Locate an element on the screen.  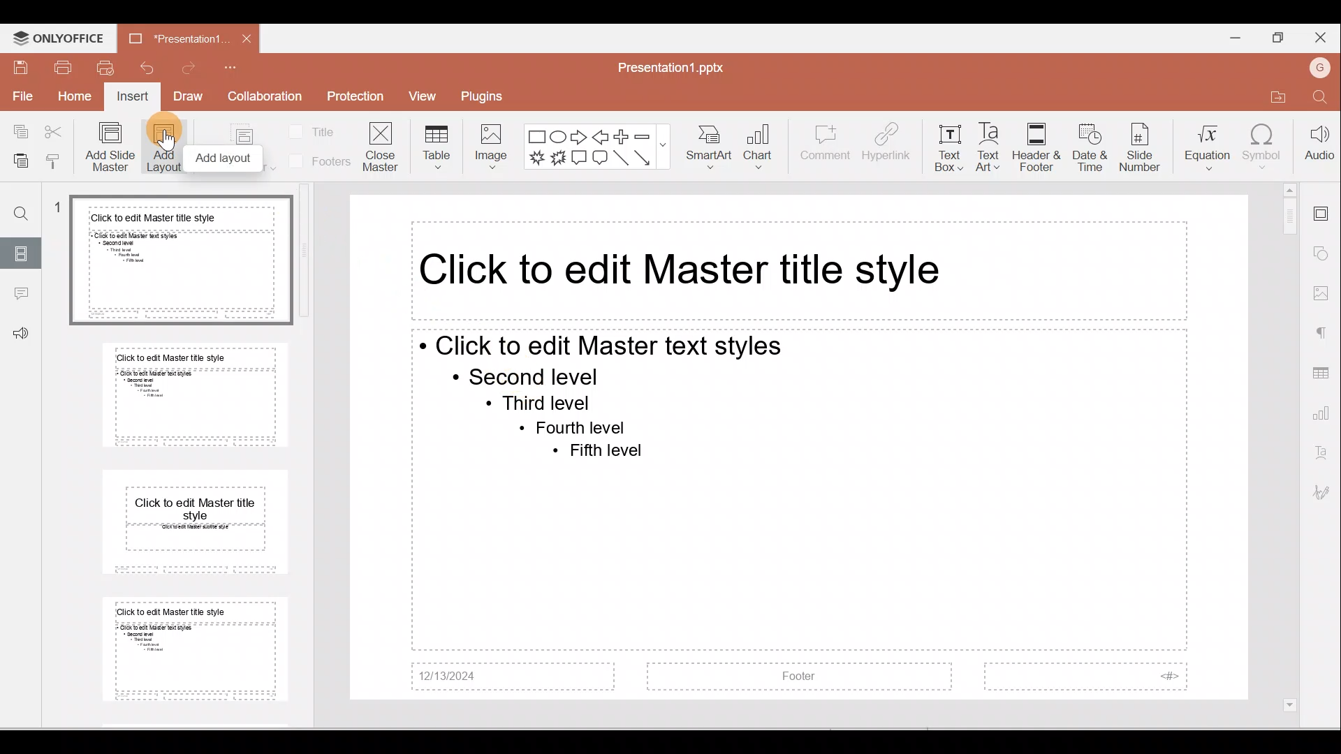
Master Presentation slide is located at coordinates (791, 450).